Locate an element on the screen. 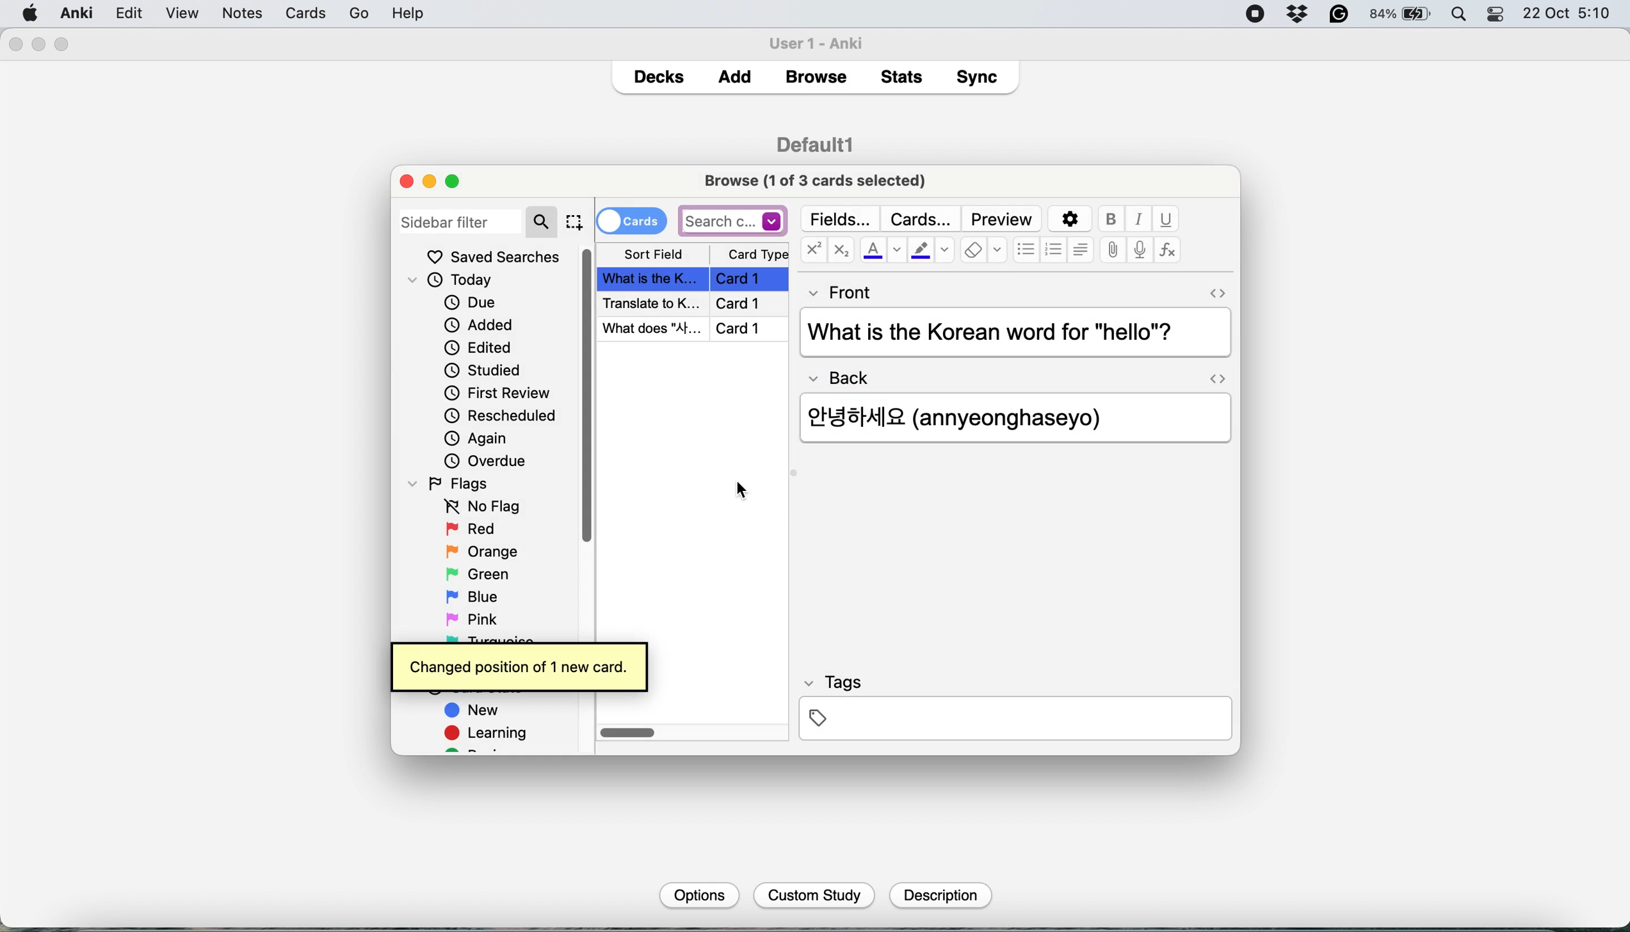 The image size is (1630, 932). cards is located at coordinates (920, 219).